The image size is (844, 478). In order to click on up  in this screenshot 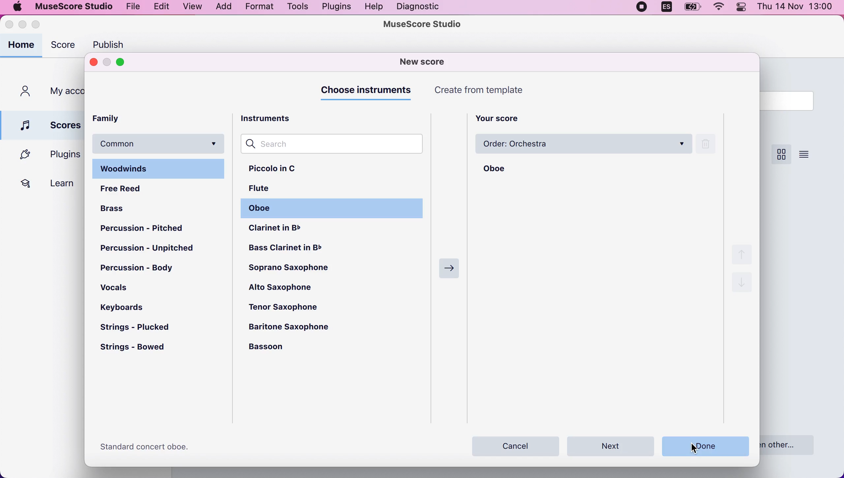, I will do `click(741, 252)`.